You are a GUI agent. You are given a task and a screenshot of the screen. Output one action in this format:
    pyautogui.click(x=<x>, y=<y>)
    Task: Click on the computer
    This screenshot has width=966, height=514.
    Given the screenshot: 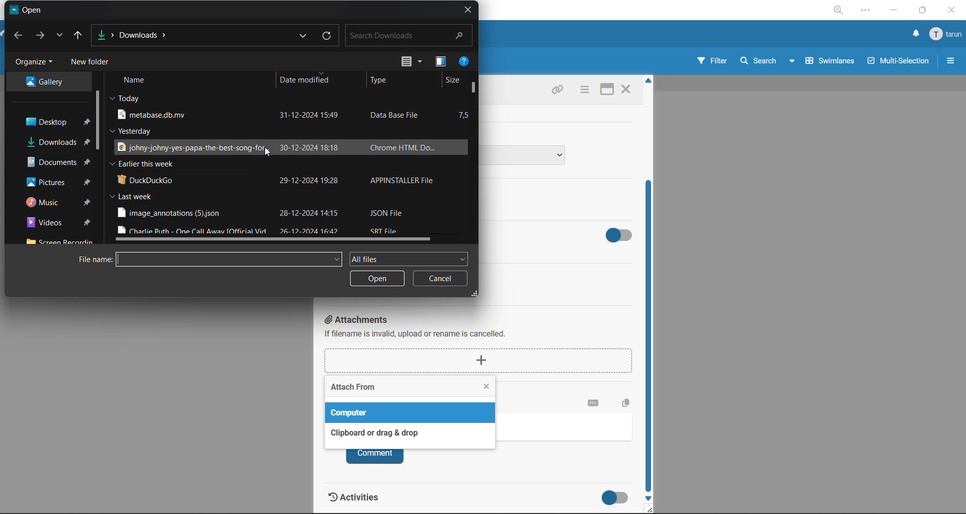 What is the action you would take?
    pyautogui.click(x=353, y=412)
    